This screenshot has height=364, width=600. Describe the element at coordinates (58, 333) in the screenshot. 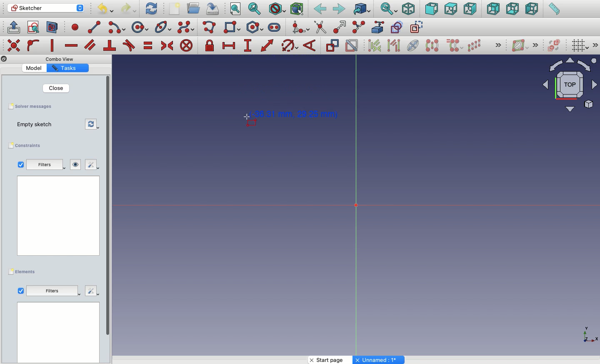

I see `workspace` at that location.